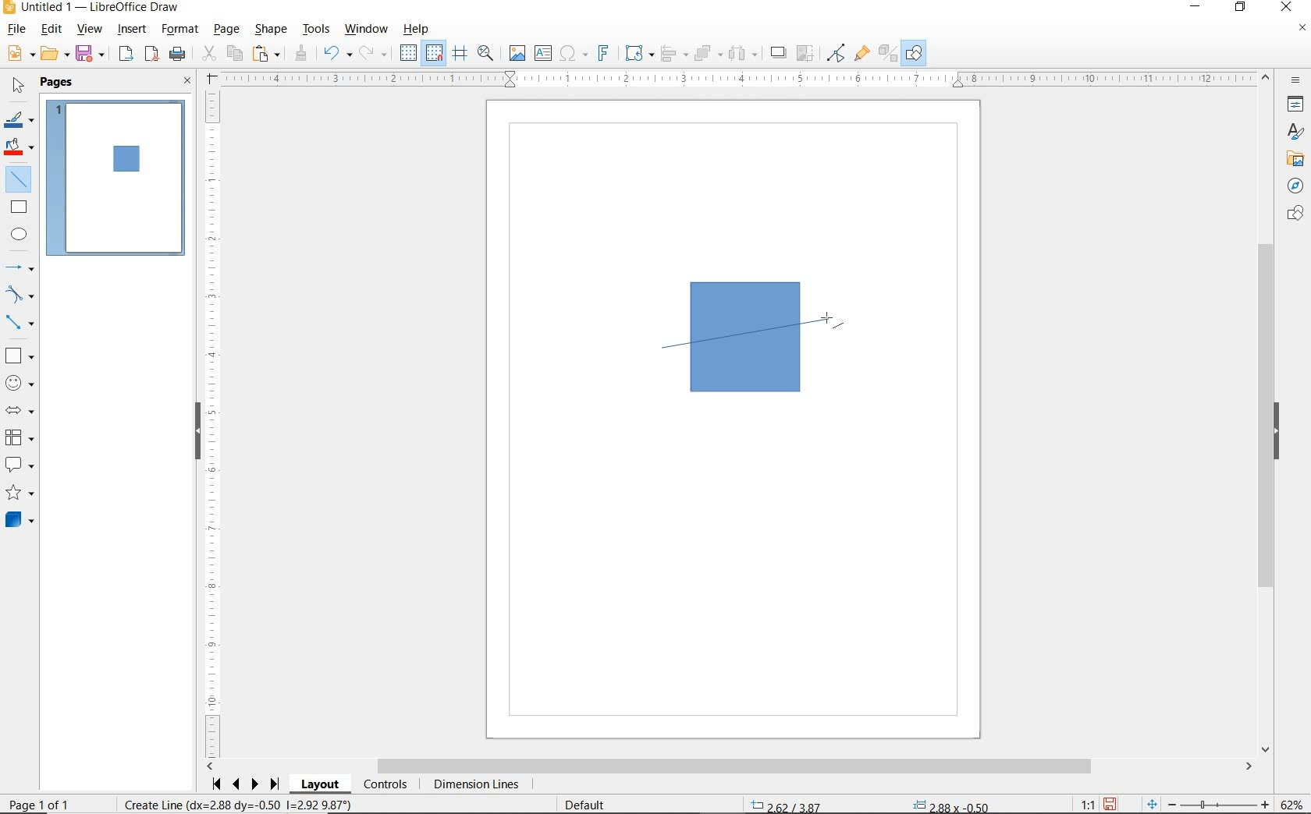  Describe the element at coordinates (837, 55) in the screenshot. I see `TOGGLE POINT EDIT MODE` at that location.